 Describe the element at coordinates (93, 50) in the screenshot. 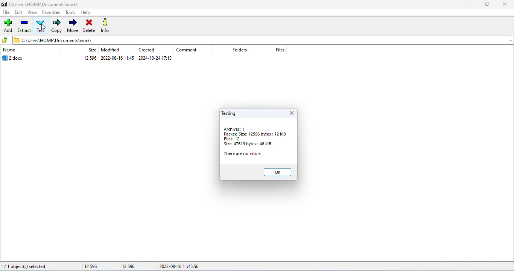

I see `size` at that location.